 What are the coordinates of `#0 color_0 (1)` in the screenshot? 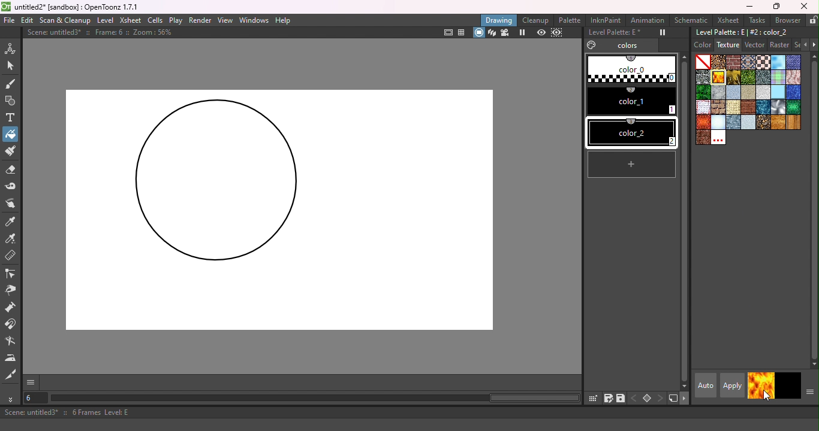 It's located at (630, 68).